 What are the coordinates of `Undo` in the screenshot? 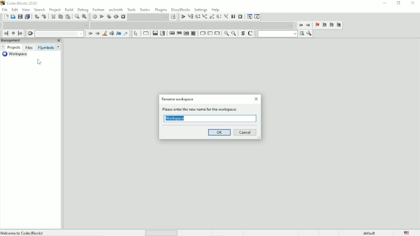 It's located at (36, 17).